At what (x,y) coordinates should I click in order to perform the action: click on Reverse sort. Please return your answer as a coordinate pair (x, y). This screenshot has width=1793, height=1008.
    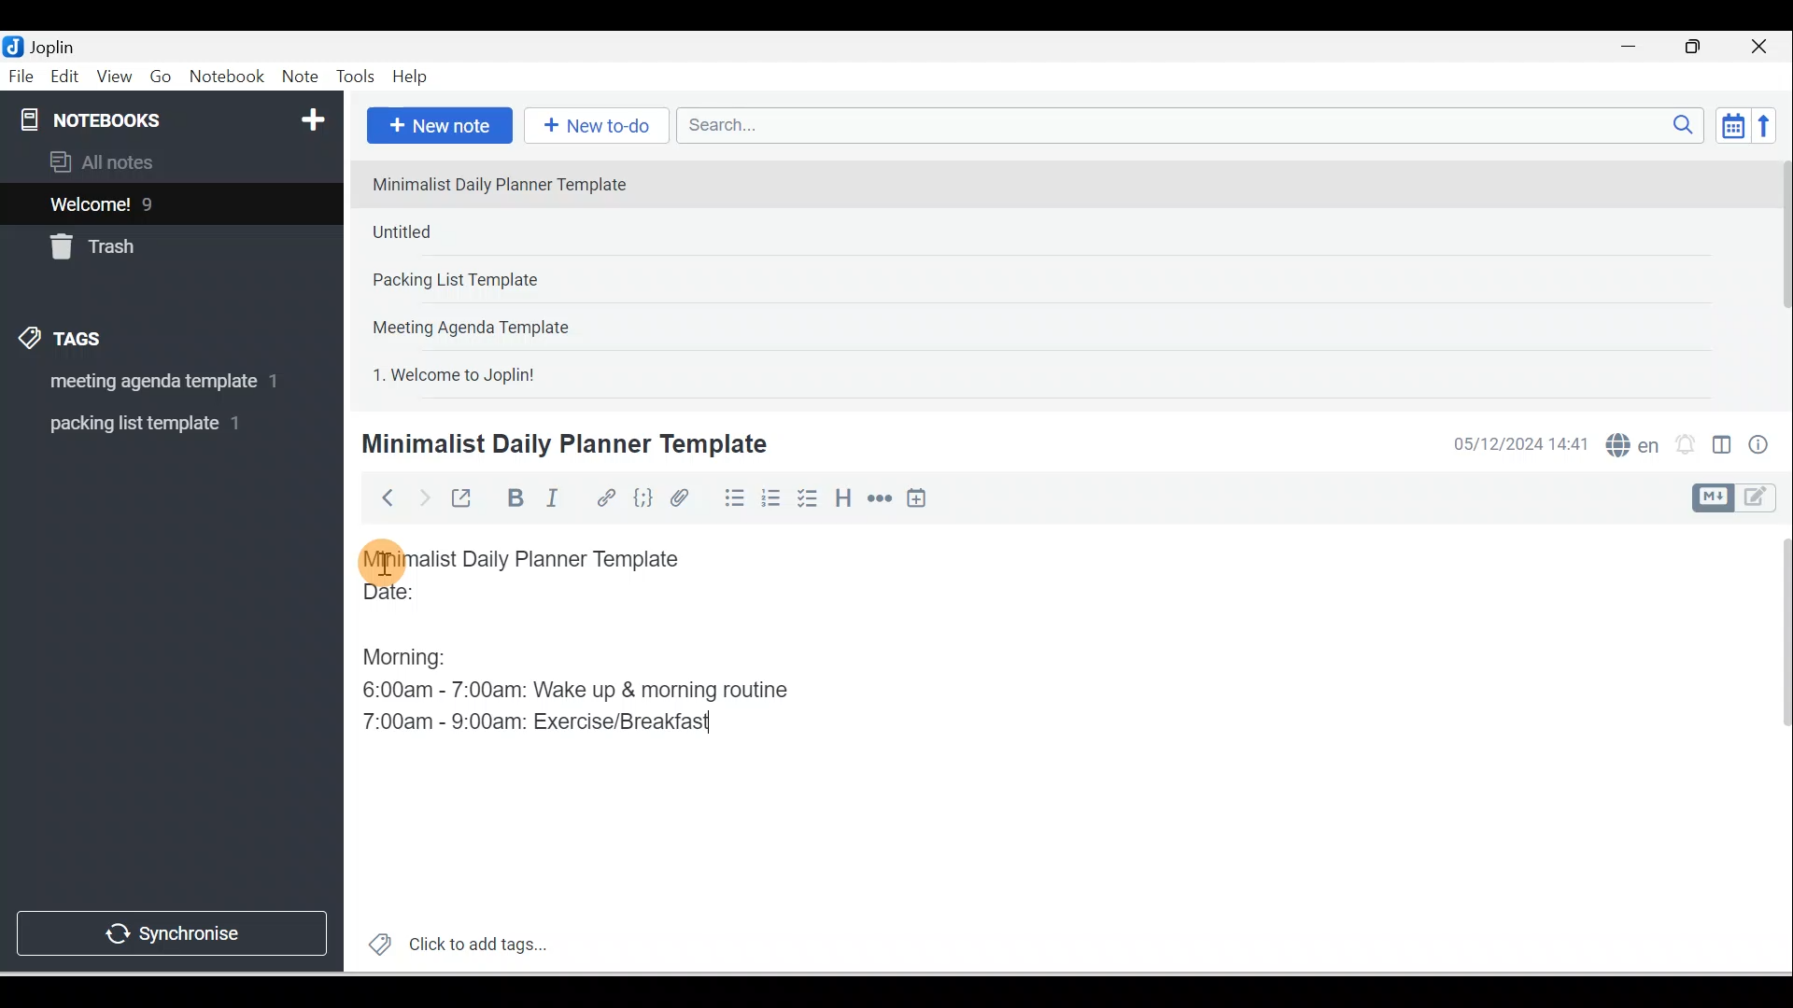
    Looking at the image, I should click on (1770, 125).